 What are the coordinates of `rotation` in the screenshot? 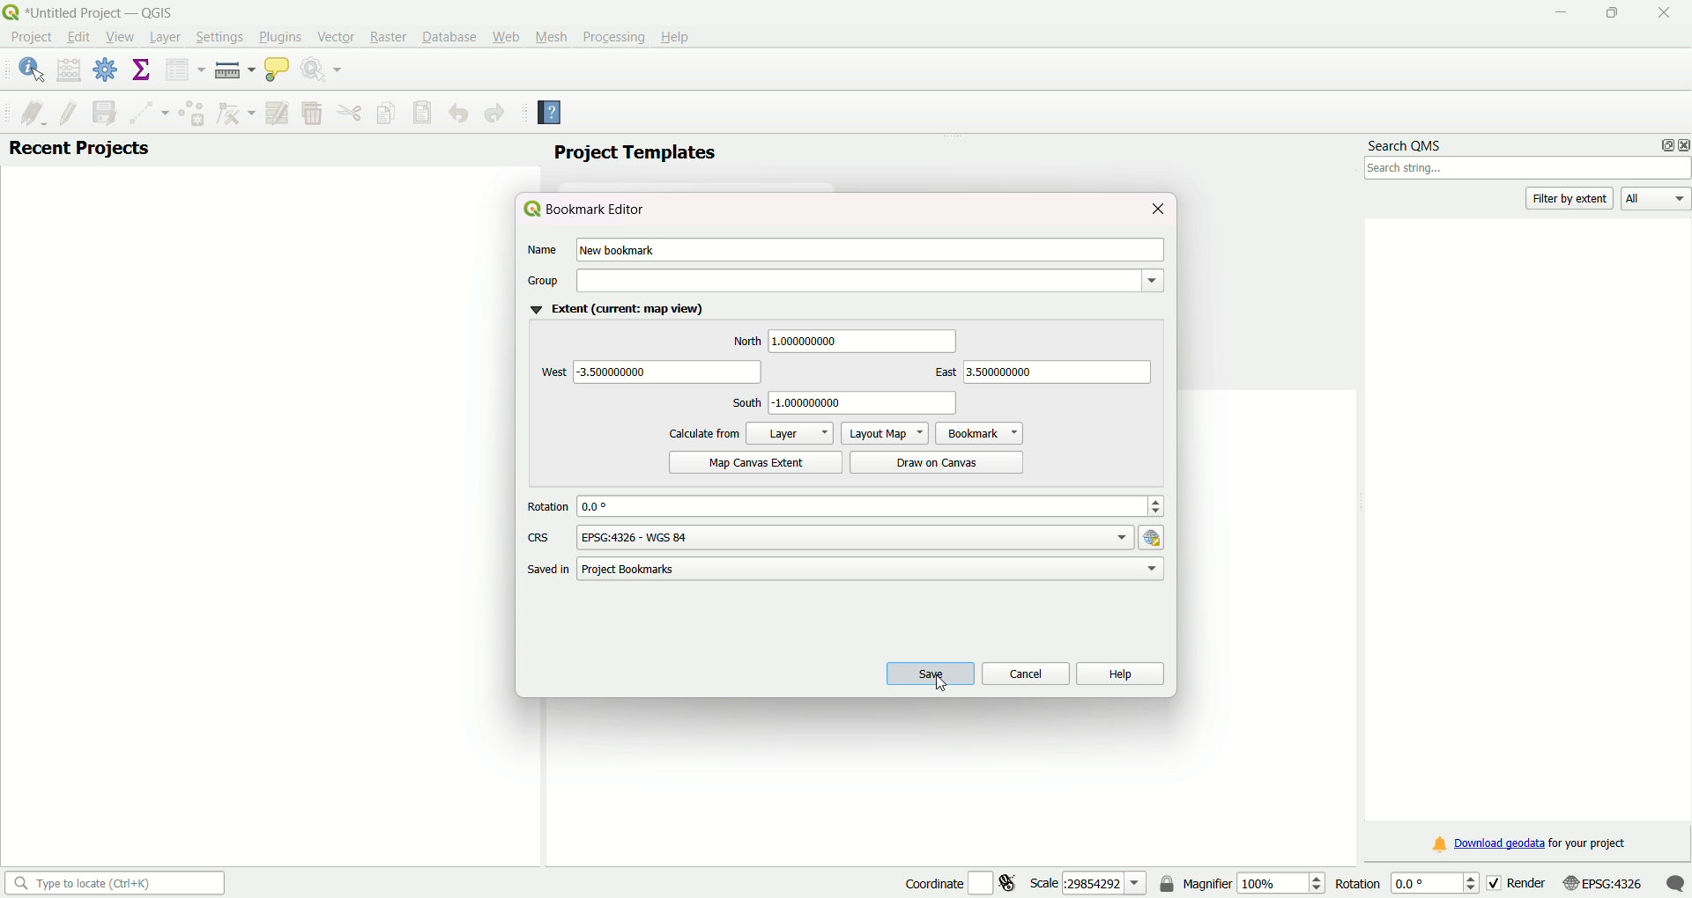 It's located at (548, 507).